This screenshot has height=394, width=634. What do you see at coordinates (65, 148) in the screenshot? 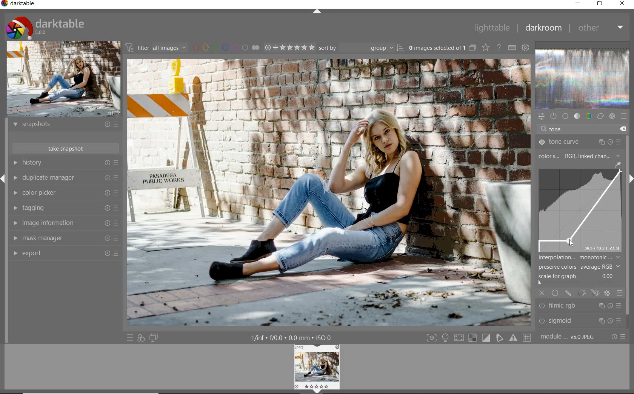
I see `take snapshot` at bounding box center [65, 148].